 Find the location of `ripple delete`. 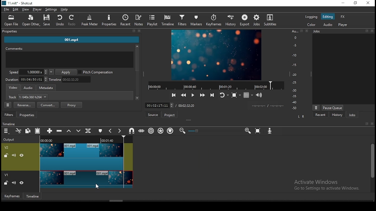

ripple delete is located at coordinates (60, 130).